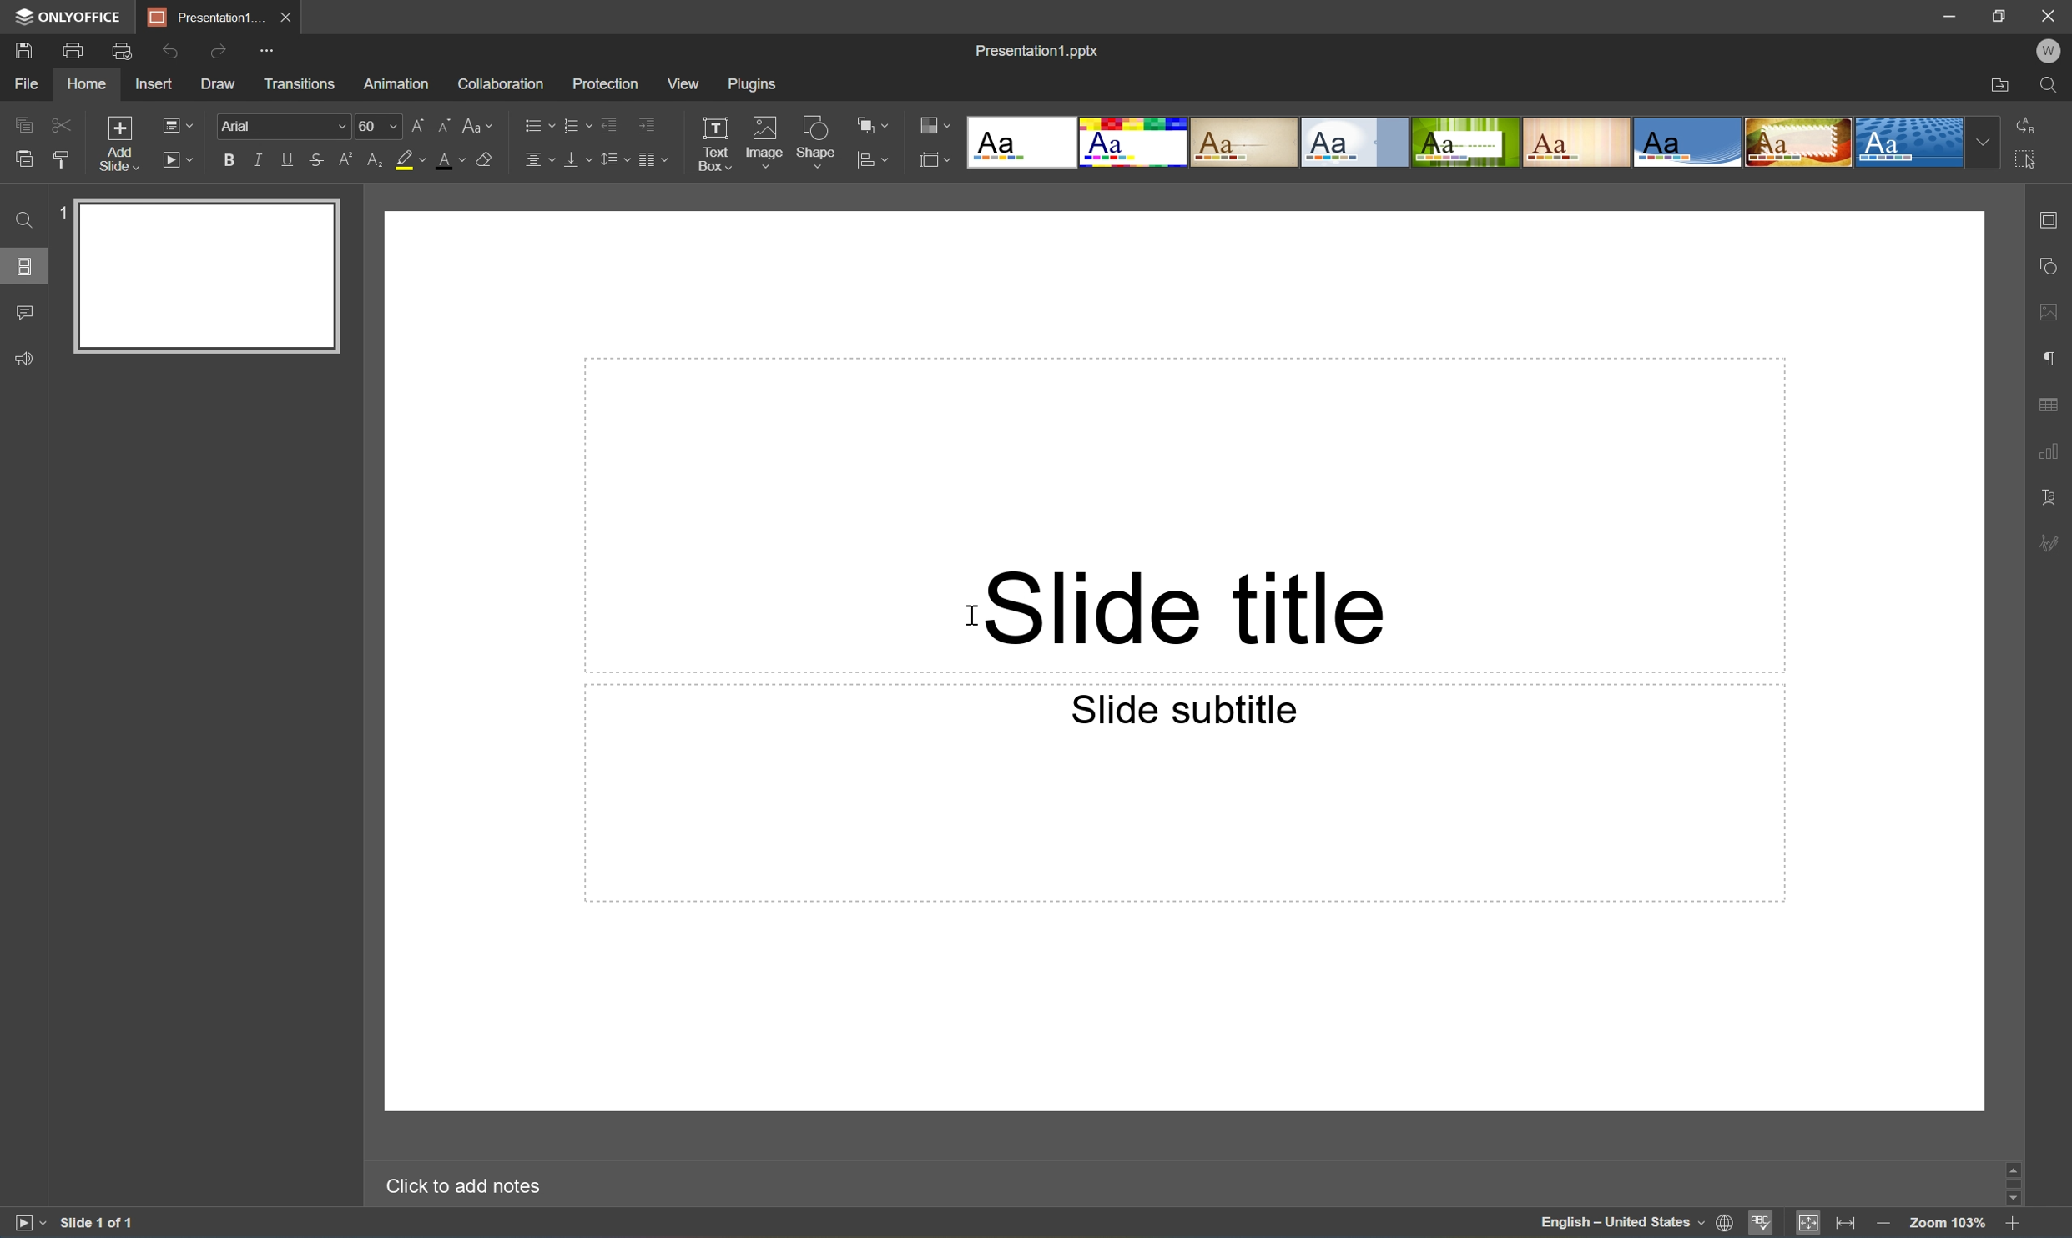  Describe the element at coordinates (1465, 143) in the screenshot. I see `Type of slides` at that location.